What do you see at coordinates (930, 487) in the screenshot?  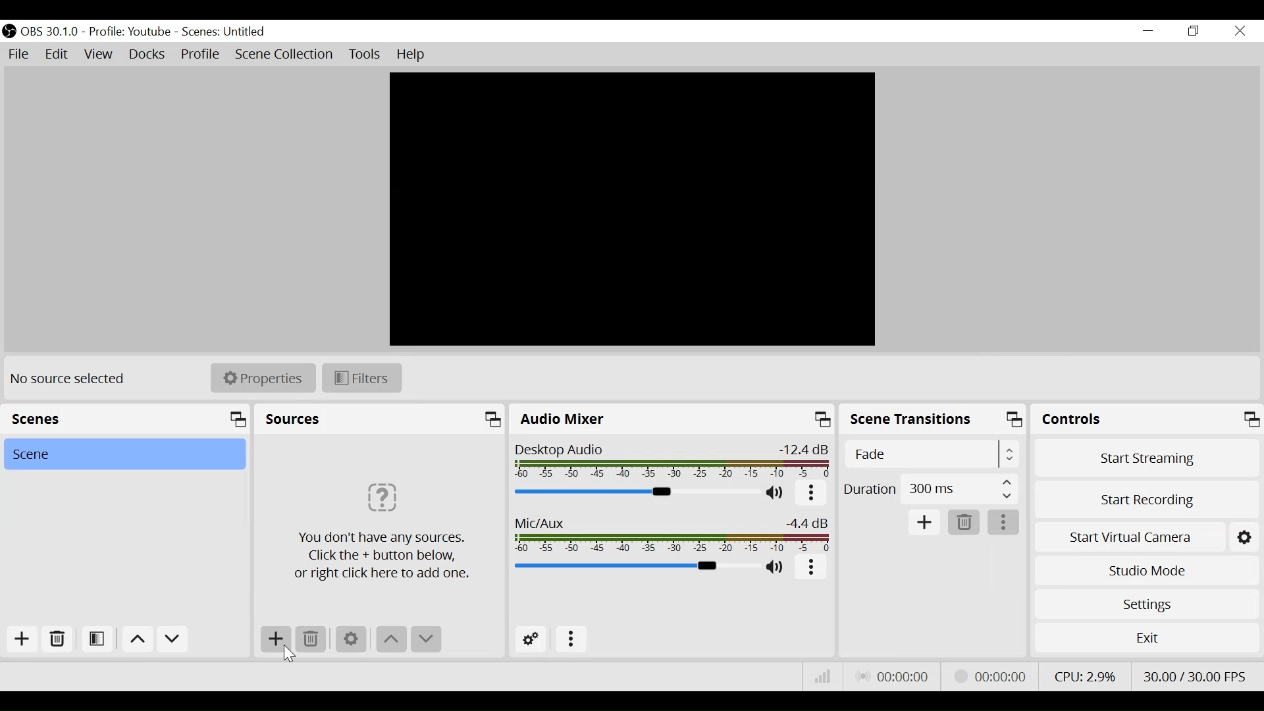 I see `Select Duration` at bounding box center [930, 487].